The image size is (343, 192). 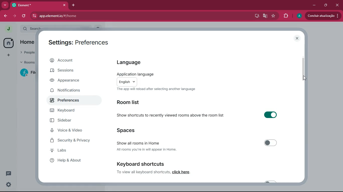 I want to click on sessions, so click(x=71, y=71).